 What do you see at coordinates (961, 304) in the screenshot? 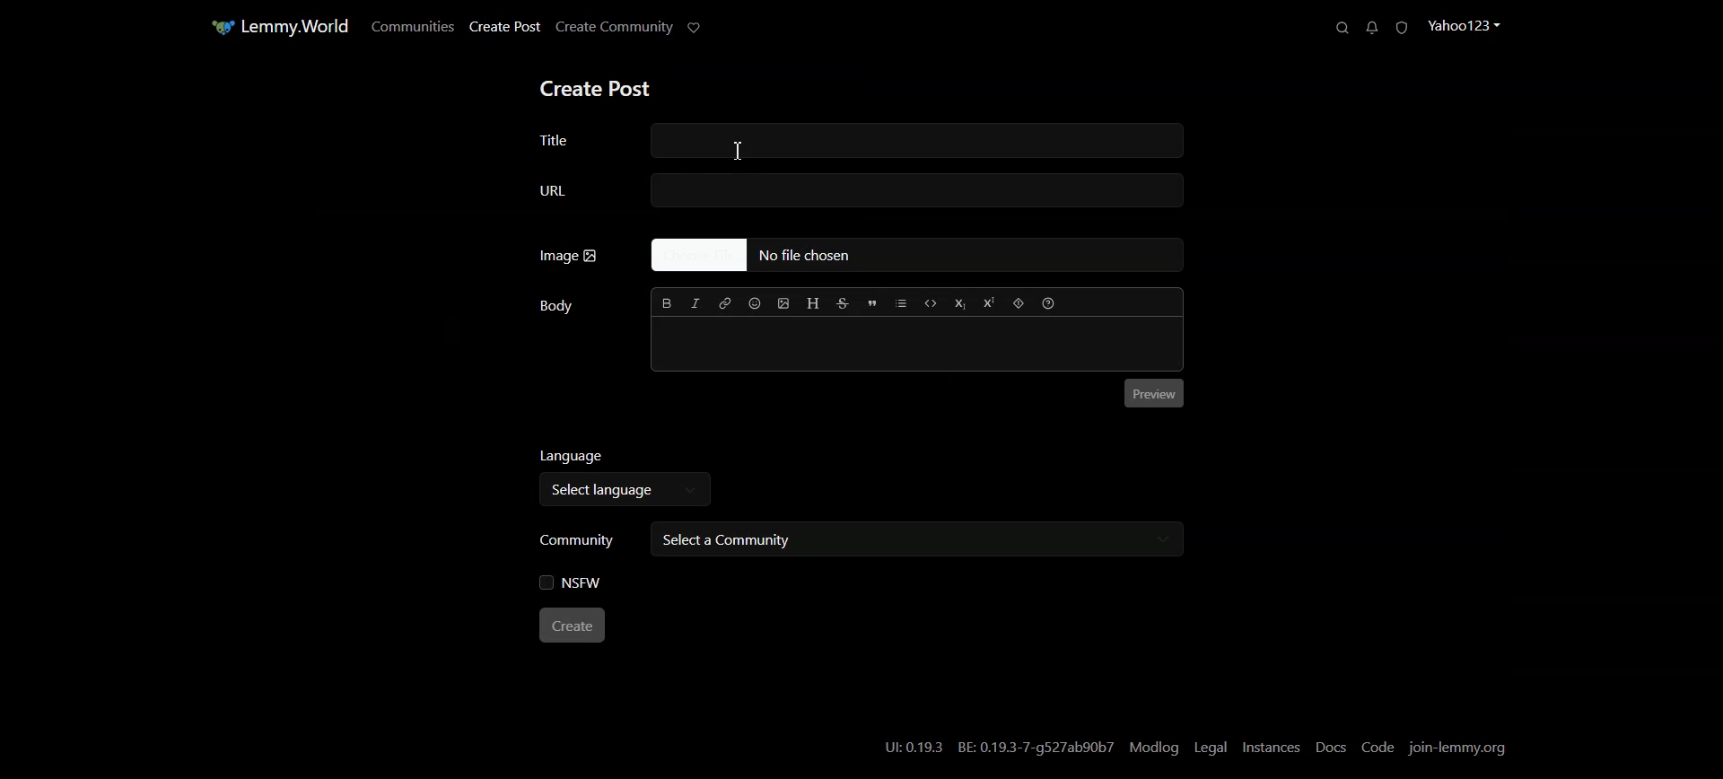
I see `Subscript` at bounding box center [961, 304].